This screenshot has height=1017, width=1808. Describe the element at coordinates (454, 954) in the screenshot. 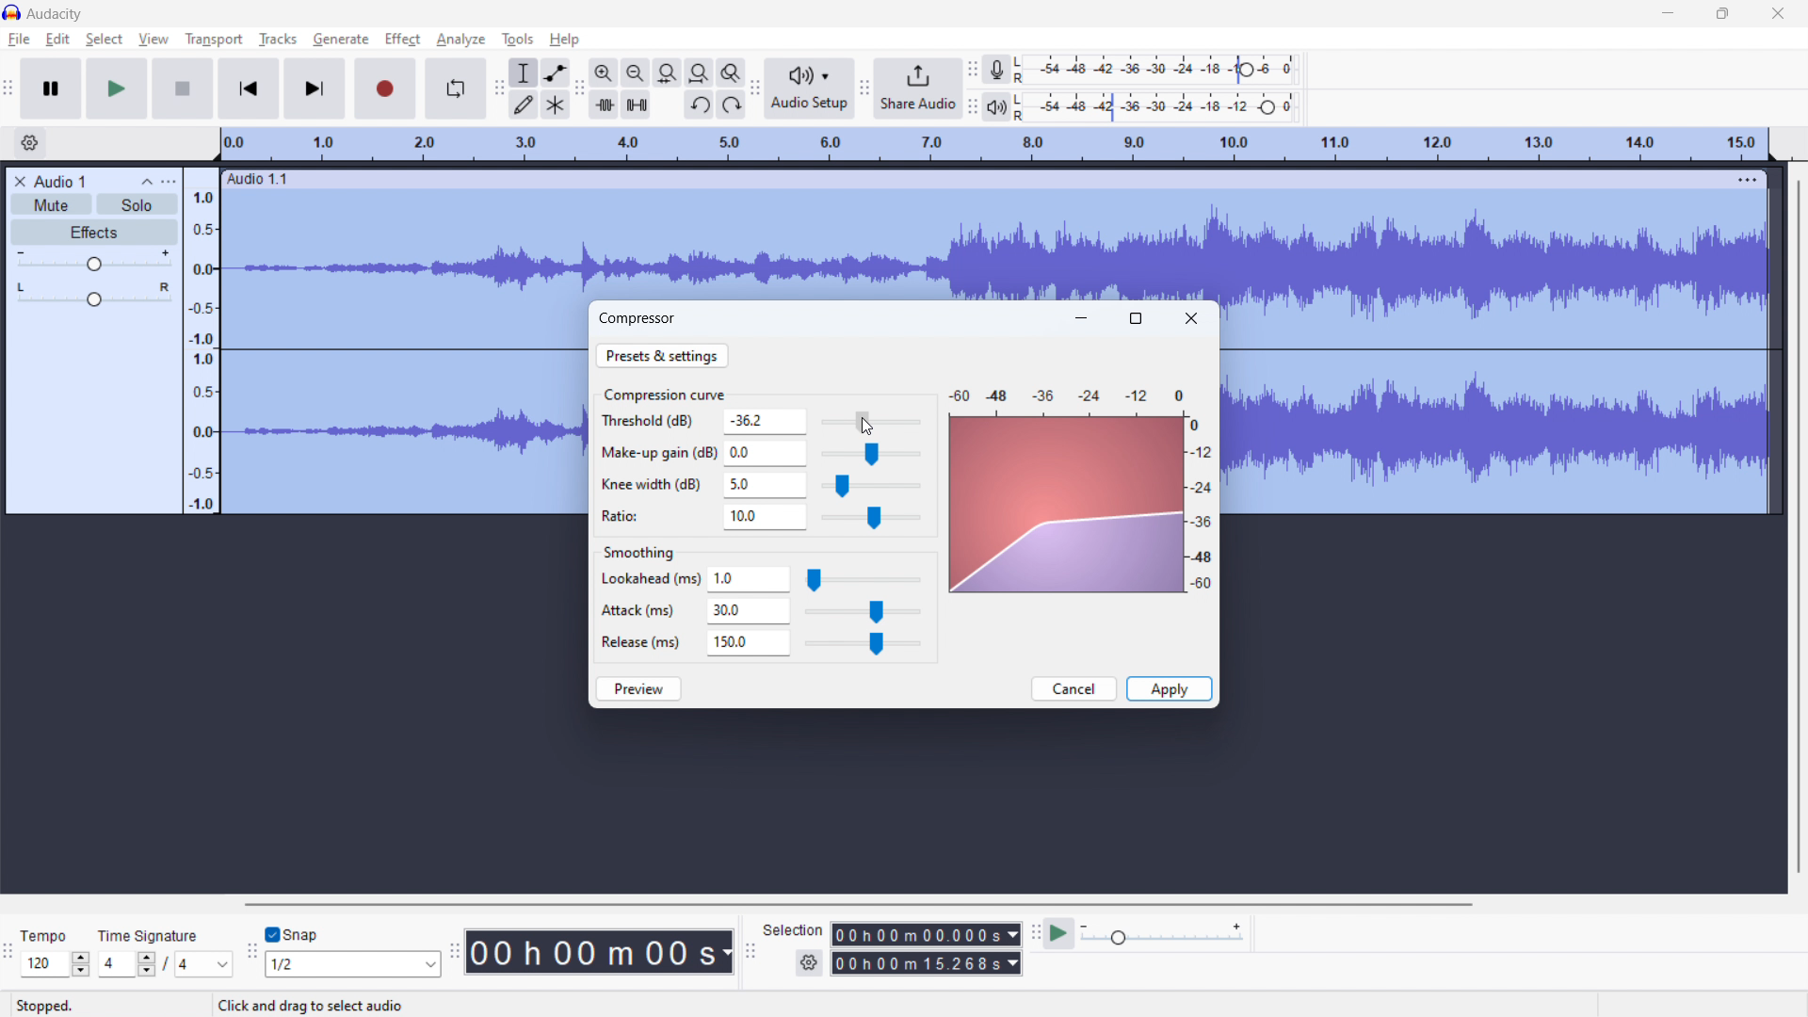

I see `time toolbar` at that location.